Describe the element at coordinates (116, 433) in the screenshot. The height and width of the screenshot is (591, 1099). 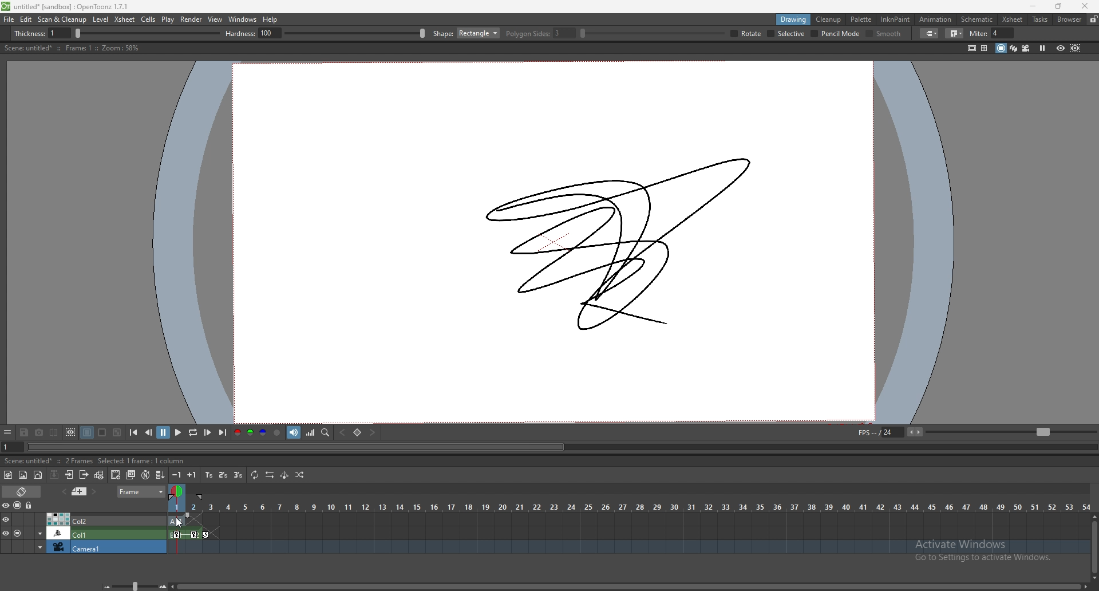
I see `checkered background` at that location.